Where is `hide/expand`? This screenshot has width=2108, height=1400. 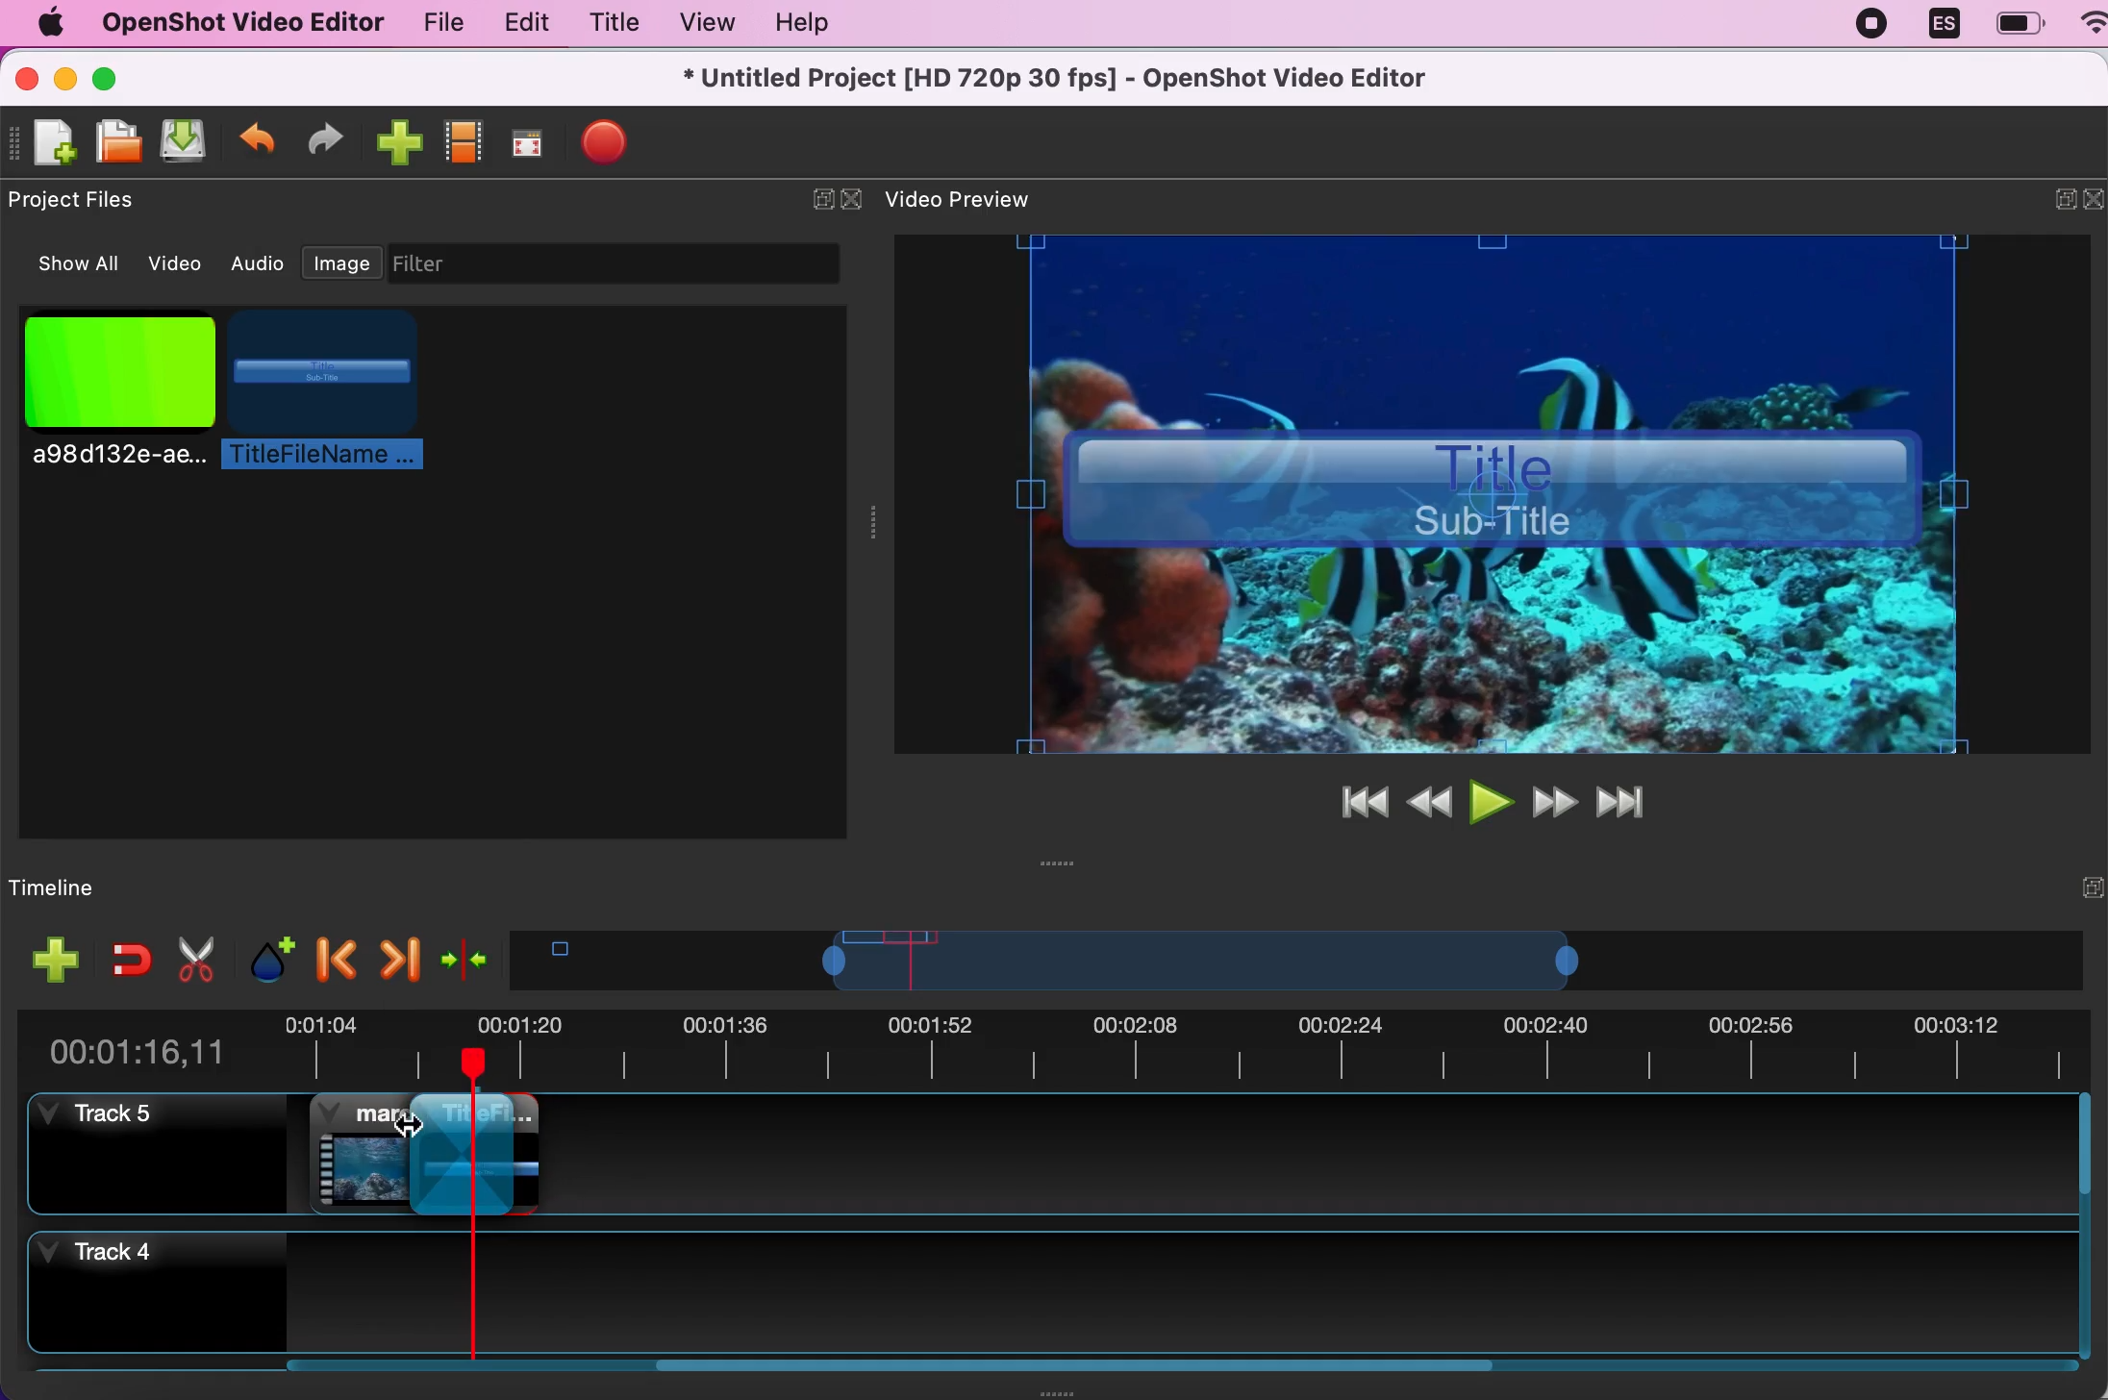 hide/expand is located at coordinates (819, 200).